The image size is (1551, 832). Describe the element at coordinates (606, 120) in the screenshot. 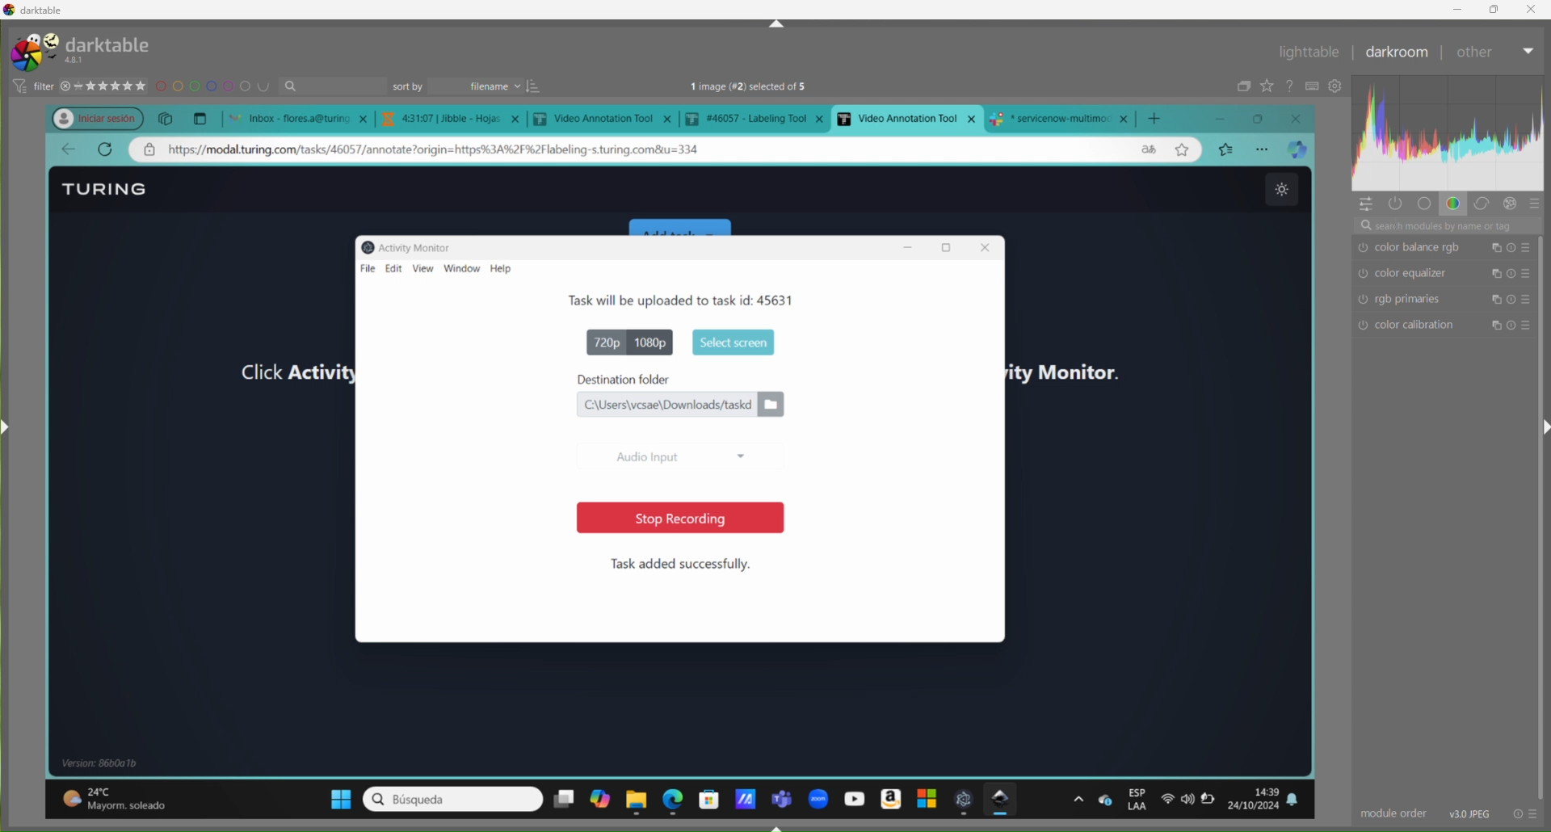

I see `tab` at that location.